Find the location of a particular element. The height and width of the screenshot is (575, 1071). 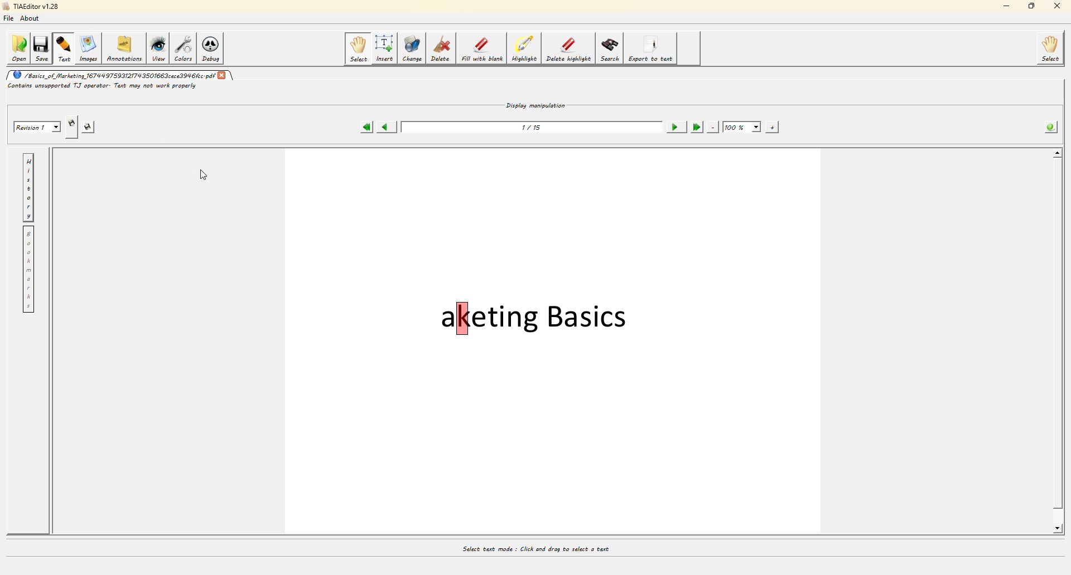

zoom out is located at coordinates (713, 125).